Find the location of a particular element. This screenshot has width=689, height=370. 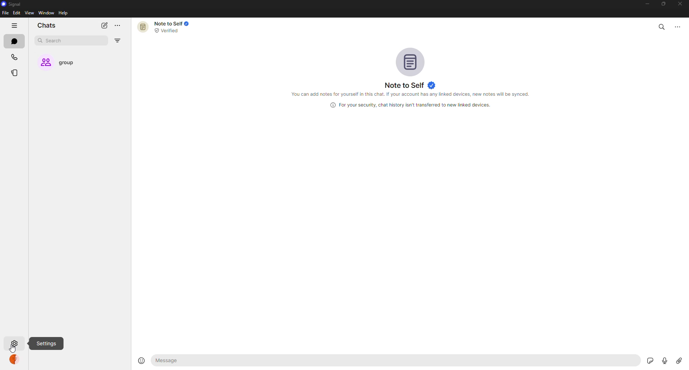

info is located at coordinates (414, 95).